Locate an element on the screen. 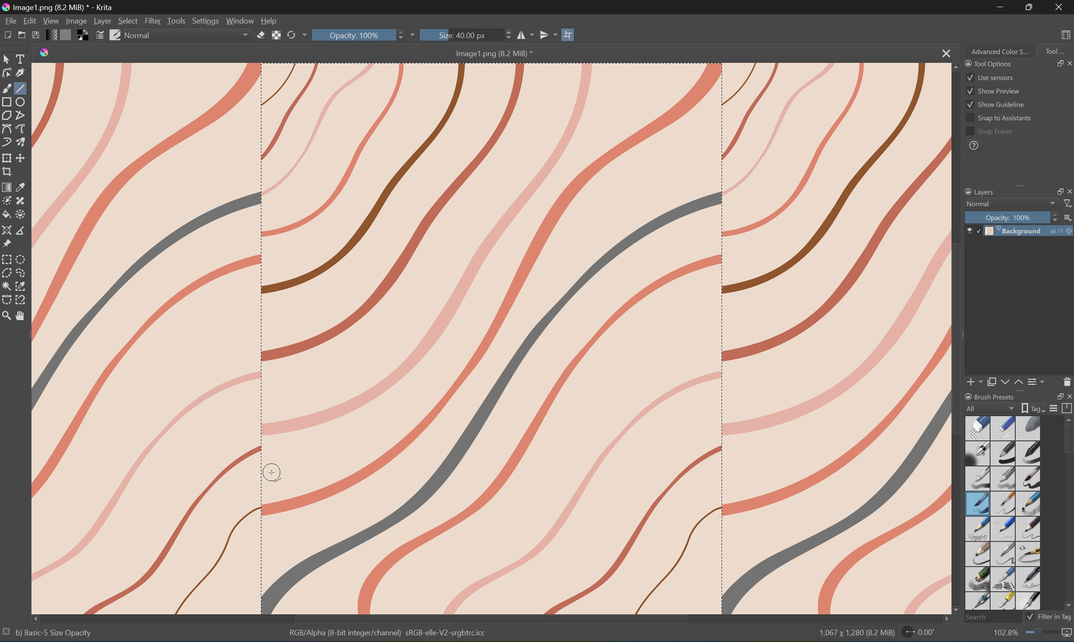 The image size is (1074, 642). Scroll Right is located at coordinates (942, 620).